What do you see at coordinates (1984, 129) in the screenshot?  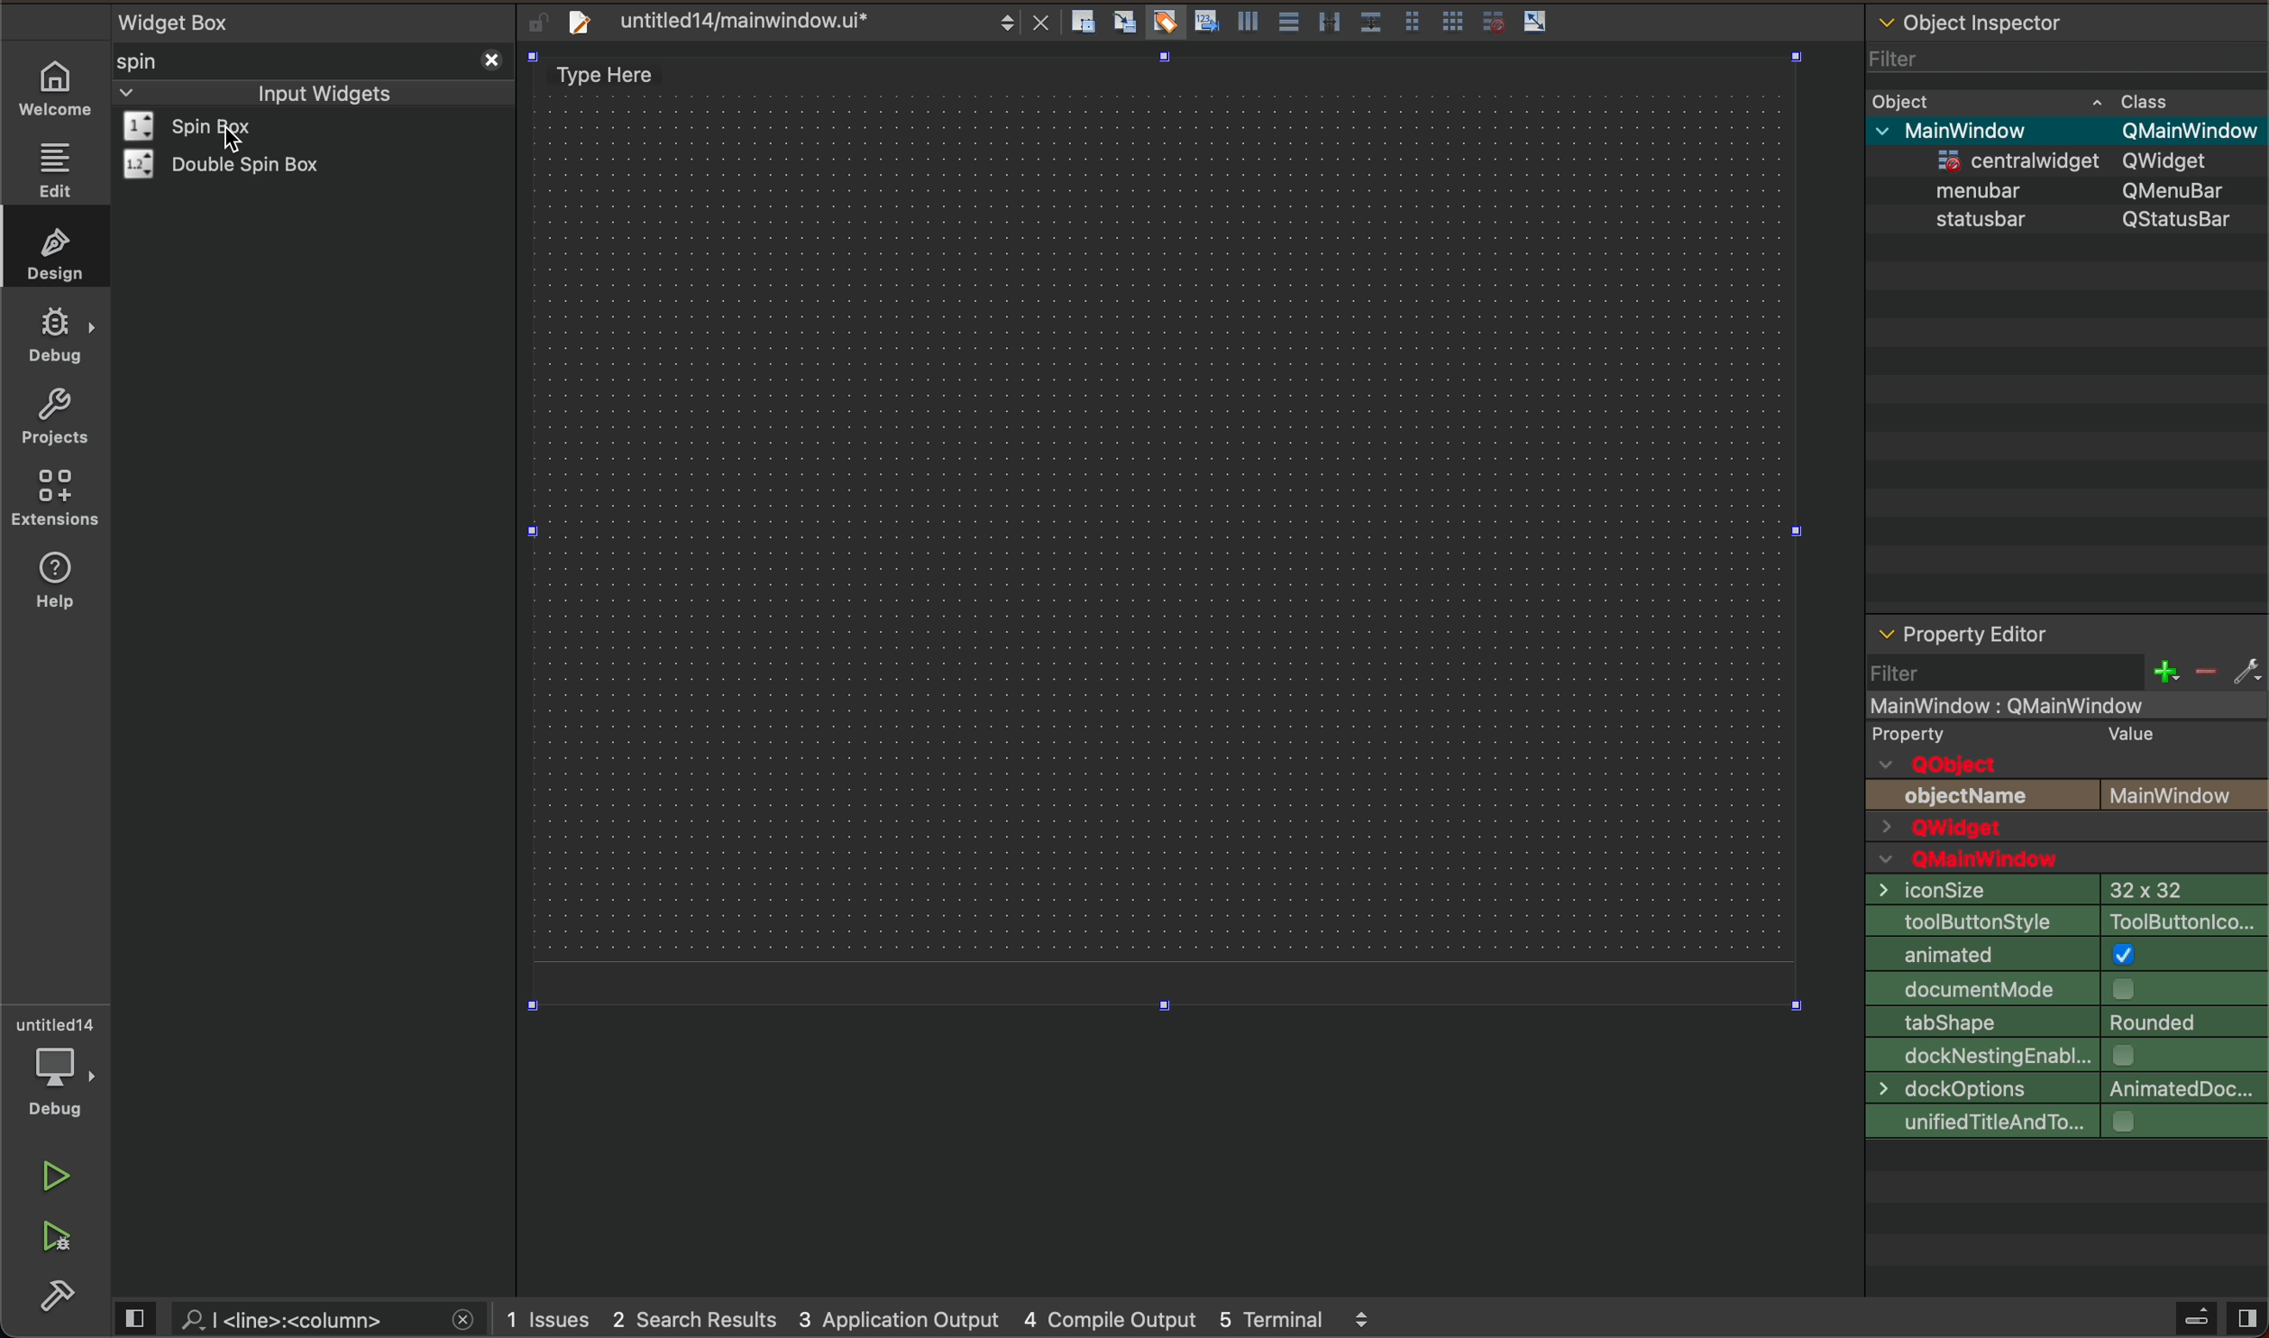 I see `` at bounding box center [1984, 129].